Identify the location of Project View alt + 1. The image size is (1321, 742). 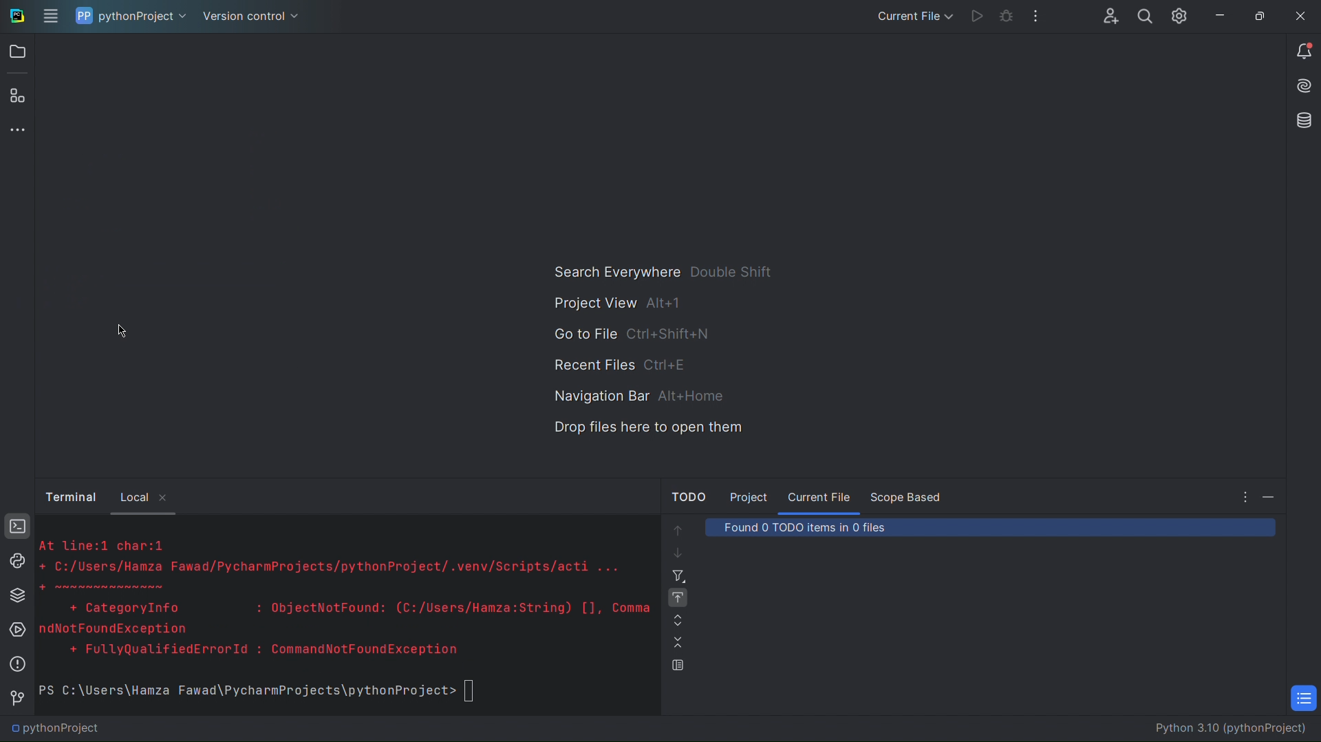
(612, 304).